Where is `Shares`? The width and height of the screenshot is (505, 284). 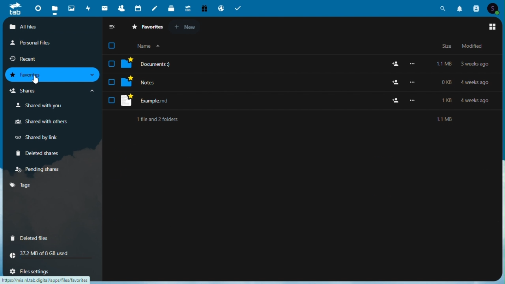
Shares is located at coordinates (31, 92).